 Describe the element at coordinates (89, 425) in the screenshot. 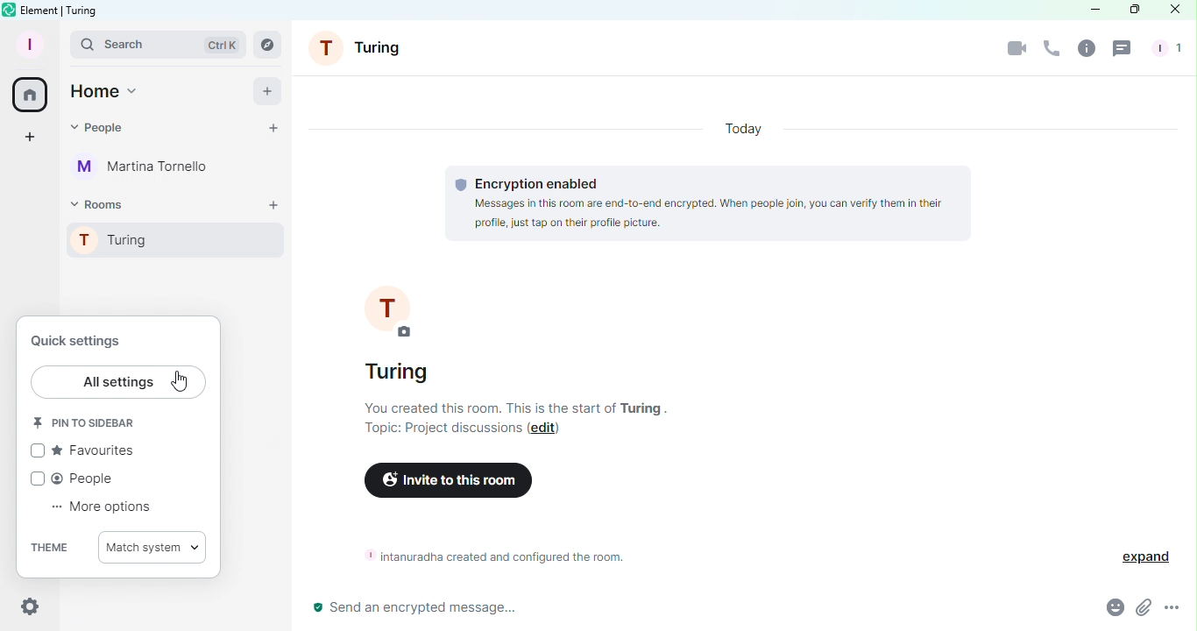

I see `Pin to sidebar` at that location.